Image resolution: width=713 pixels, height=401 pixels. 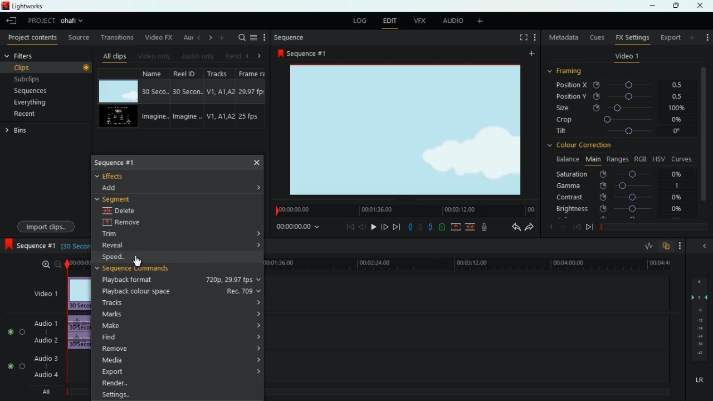 I want to click on minimize, so click(x=704, y=245).